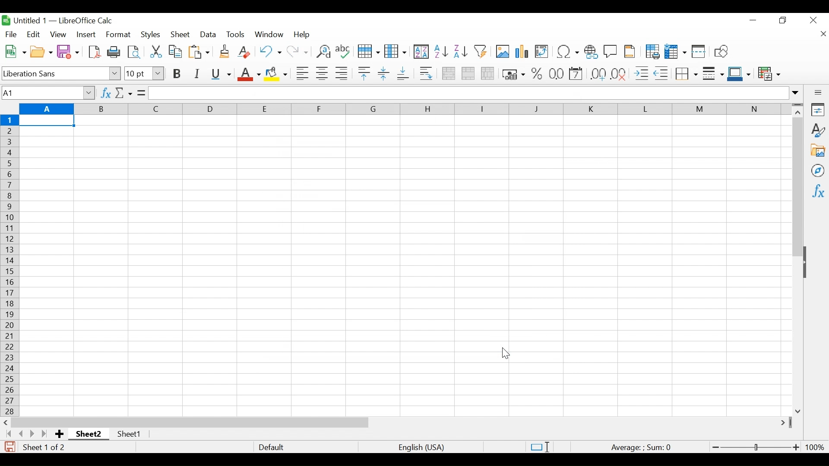 The width and height of the screenshot is (829, 466). I want to click on Horizontal Scroll bar, so click(190, 422).